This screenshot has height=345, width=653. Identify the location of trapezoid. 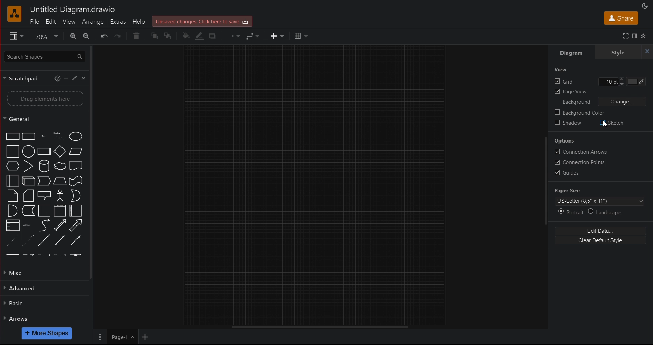
(60, 181).